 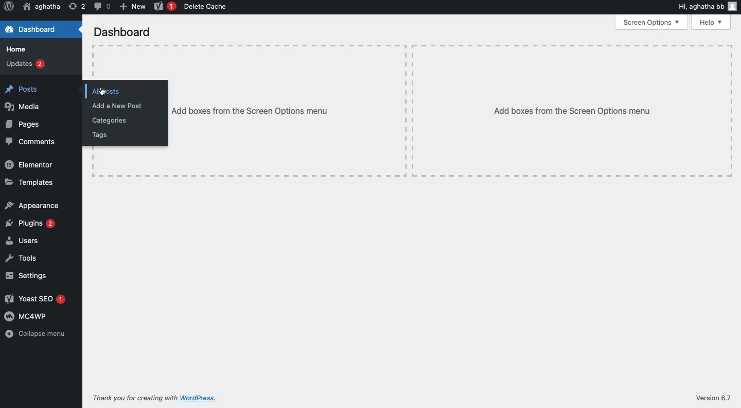 I want to click on Templates, so click(x=30, y=183).